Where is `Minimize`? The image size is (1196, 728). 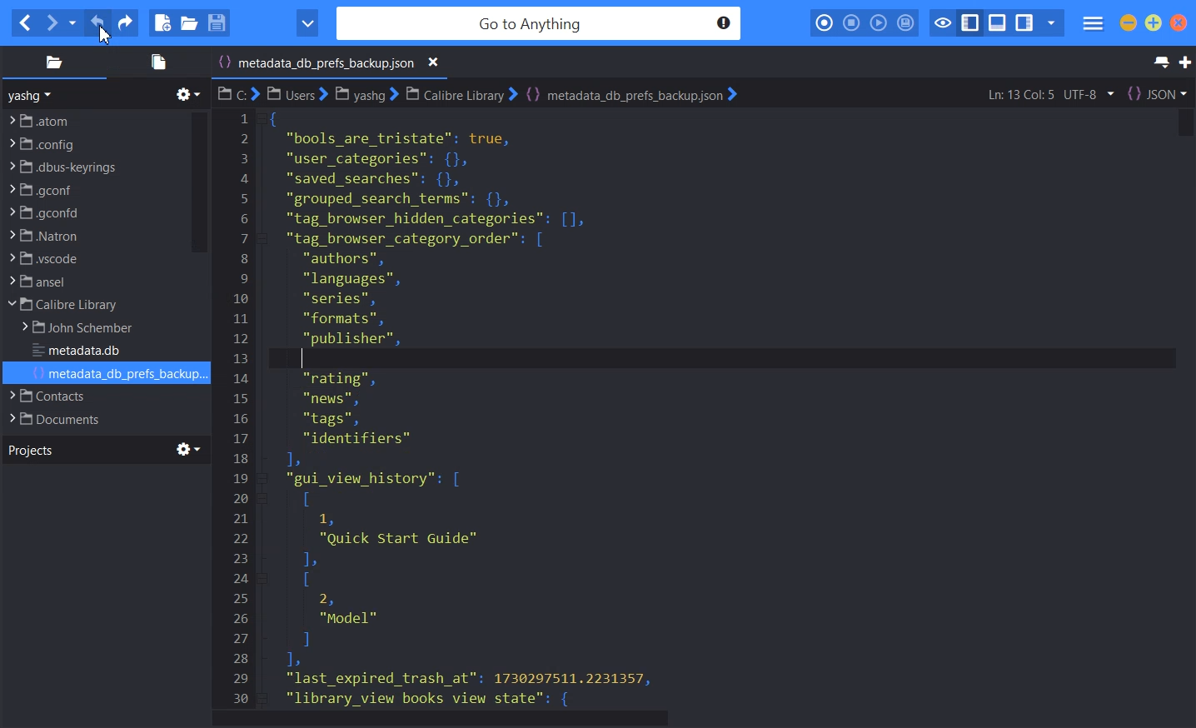
Minimize is located at coordinates (1129, 22).